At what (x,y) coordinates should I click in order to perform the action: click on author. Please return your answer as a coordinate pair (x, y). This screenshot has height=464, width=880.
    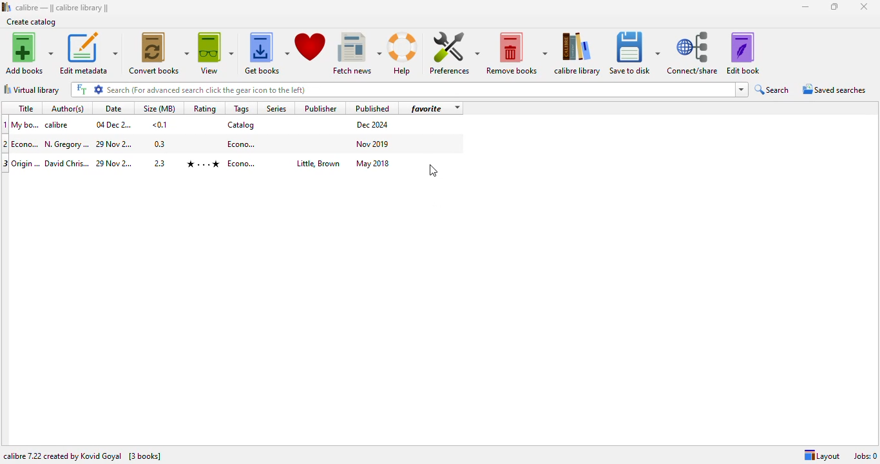
    Looking at the image, I should click on (59, 125).